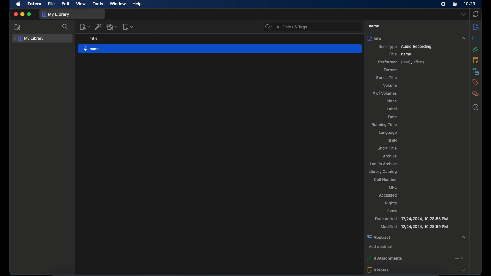 The image size is (491, 276). Describe the element at coordinates (392, 140) in the screenshot. I see `sbn` at that location.